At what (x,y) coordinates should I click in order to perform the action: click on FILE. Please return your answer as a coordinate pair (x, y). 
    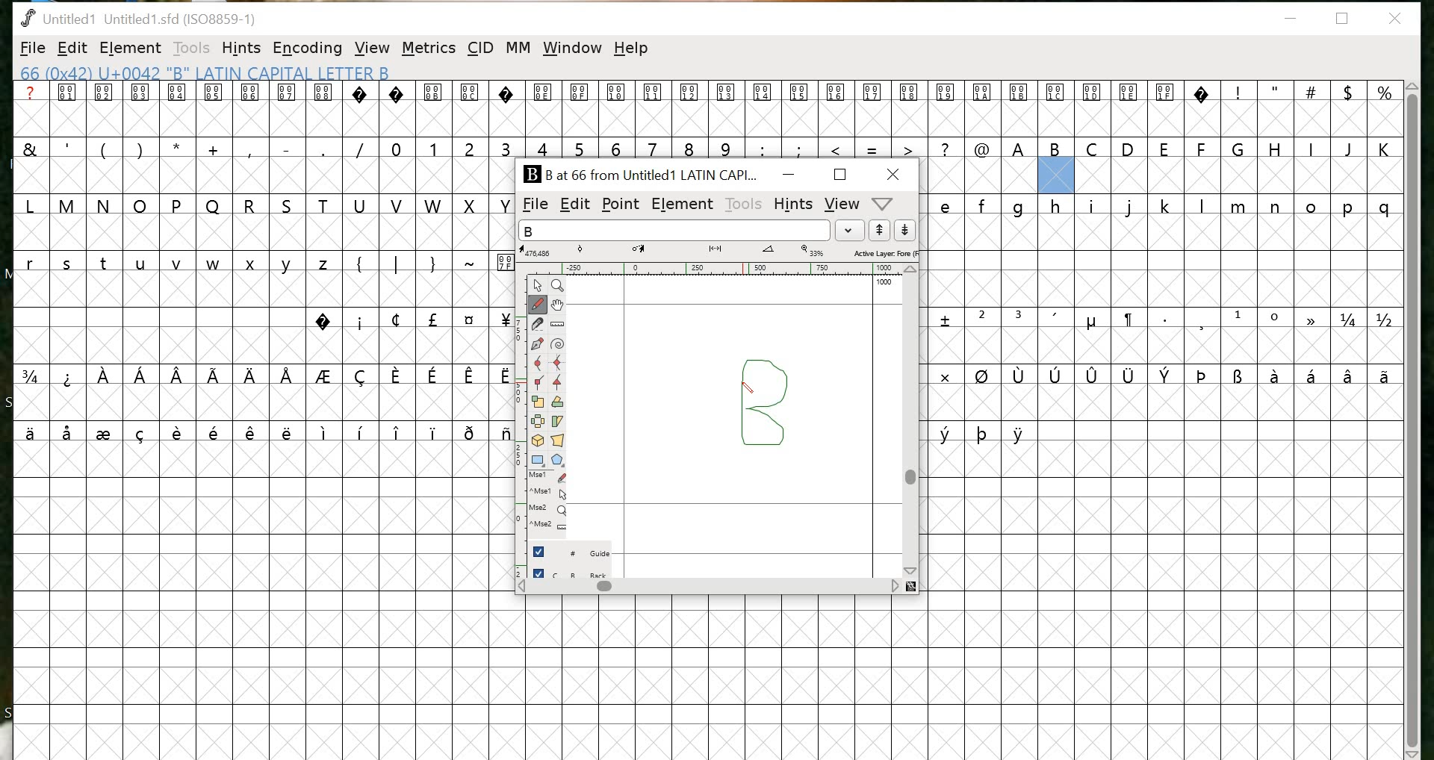
    Looking at the image, I should click on (31, 49).